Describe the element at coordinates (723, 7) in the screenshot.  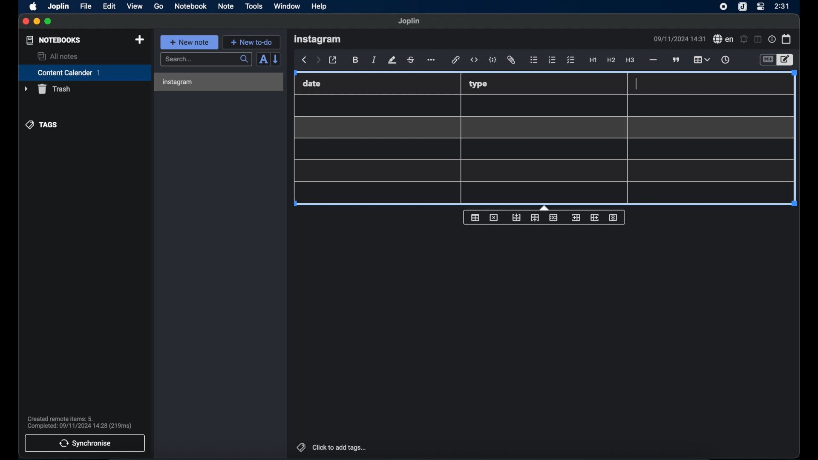
I see `screen recorder icon` at that location.